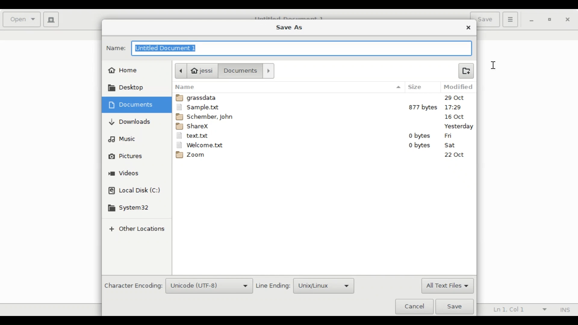  I want to click on Close, so click(469, 28).